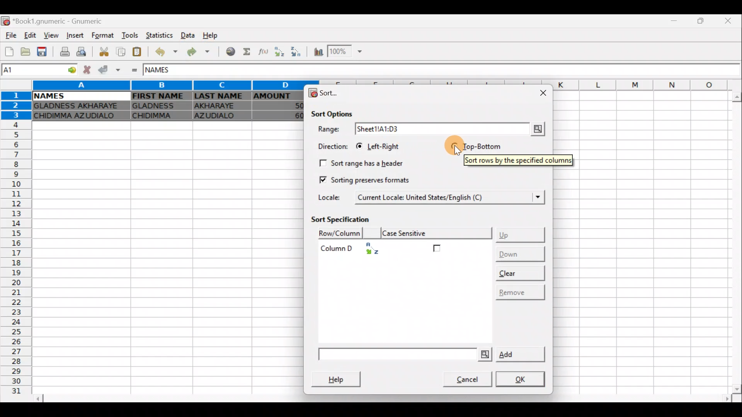 The height and width of the screenshot is (417, 742). I want to click on Columns, so click(165, 85).